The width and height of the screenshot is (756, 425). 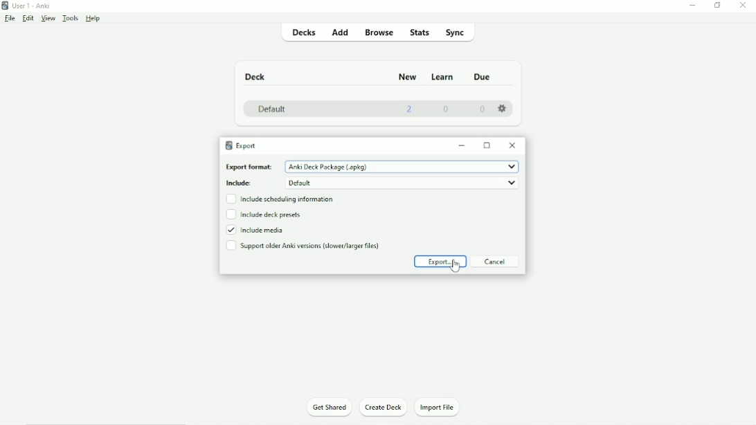 I want to click on Create Deck, so click(x=383, y=406).